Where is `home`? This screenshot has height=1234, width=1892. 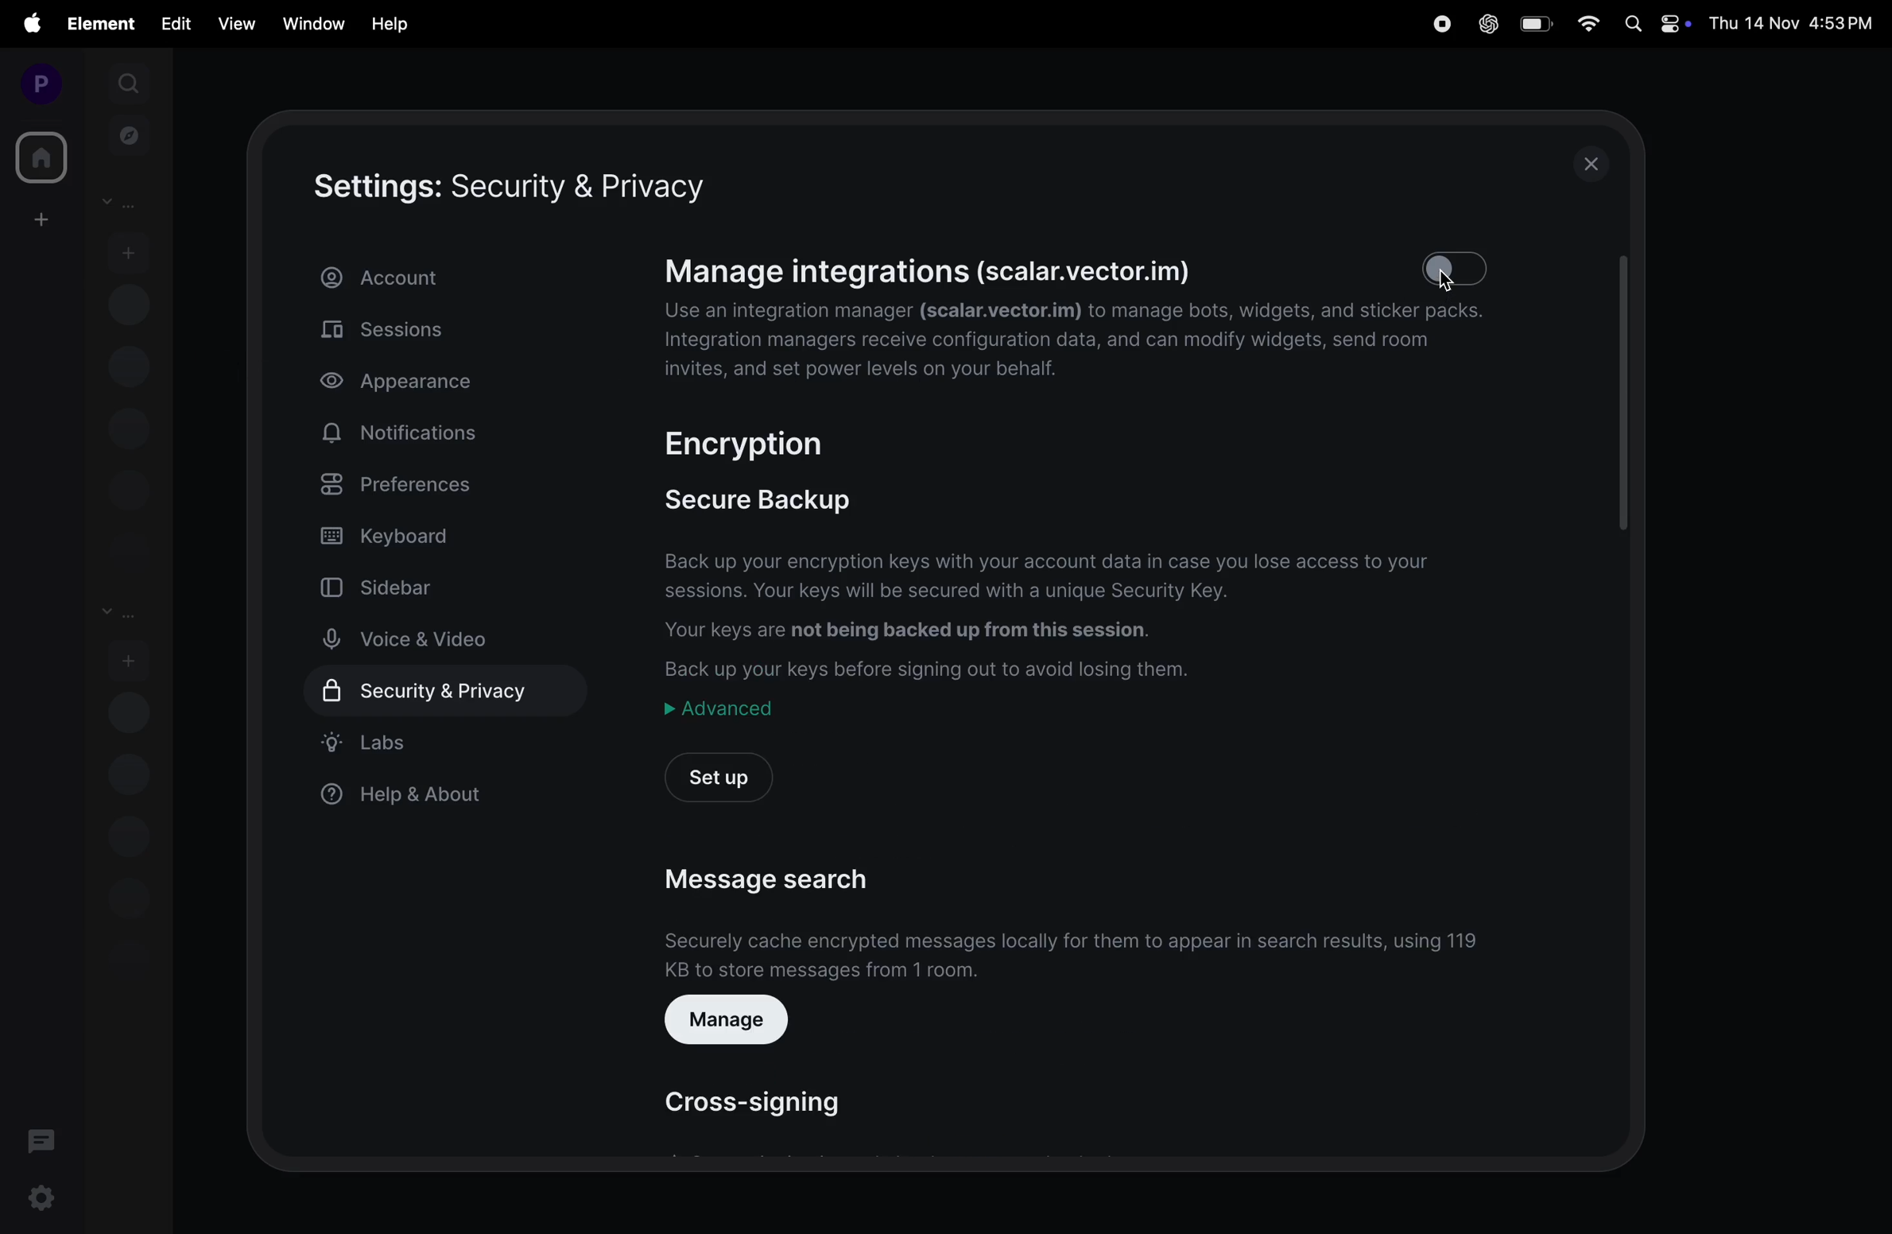
home is located at coordinates (42, 157).